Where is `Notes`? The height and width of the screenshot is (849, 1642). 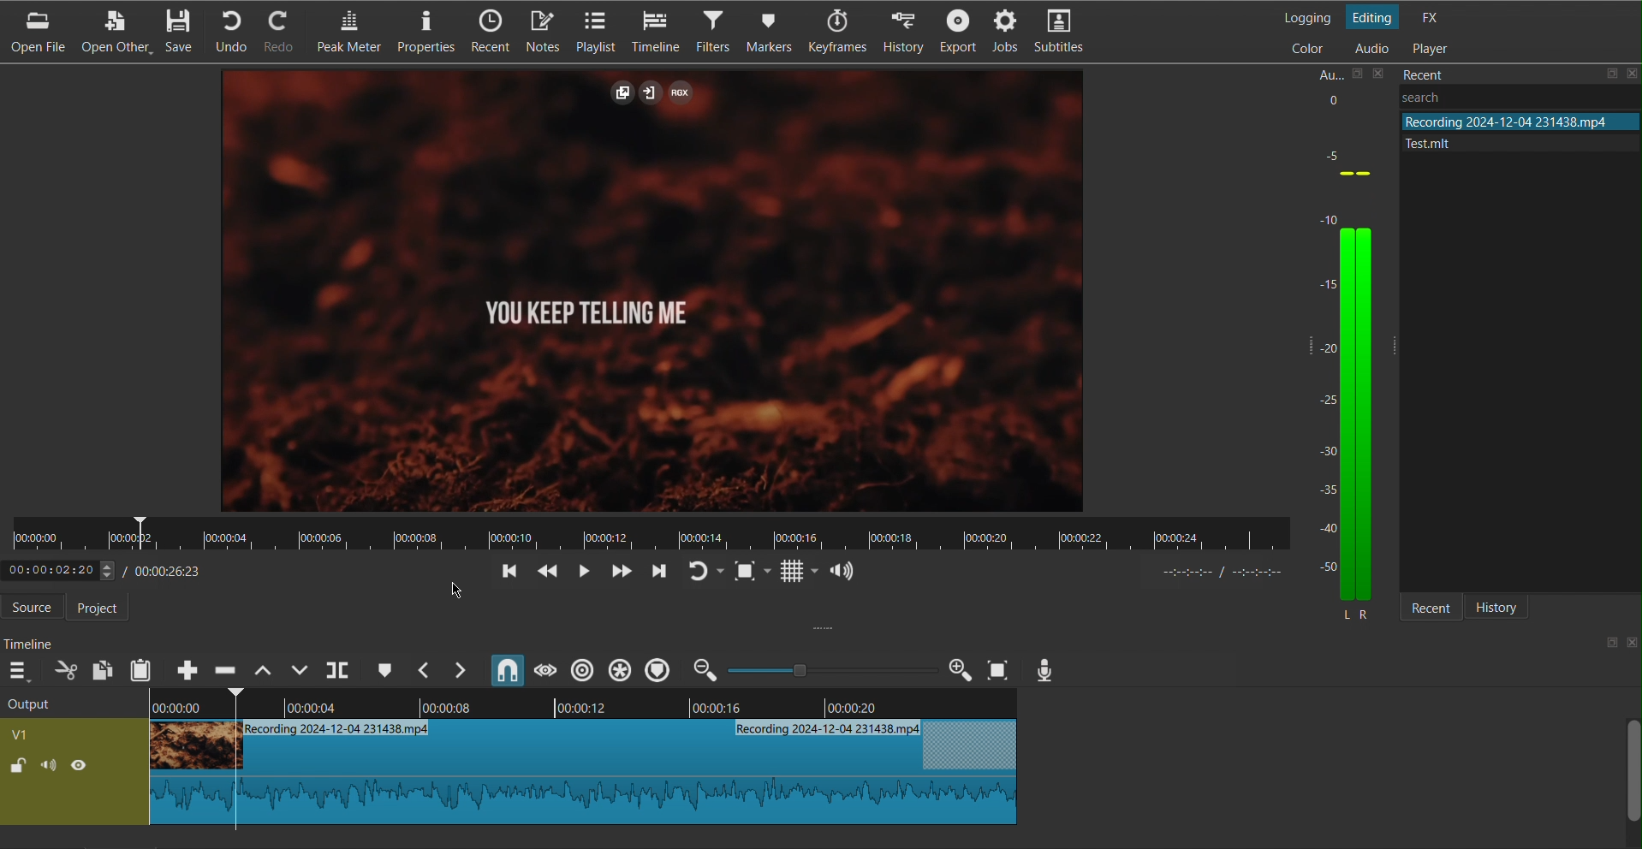 Notes is located at coordinates (545, 31).